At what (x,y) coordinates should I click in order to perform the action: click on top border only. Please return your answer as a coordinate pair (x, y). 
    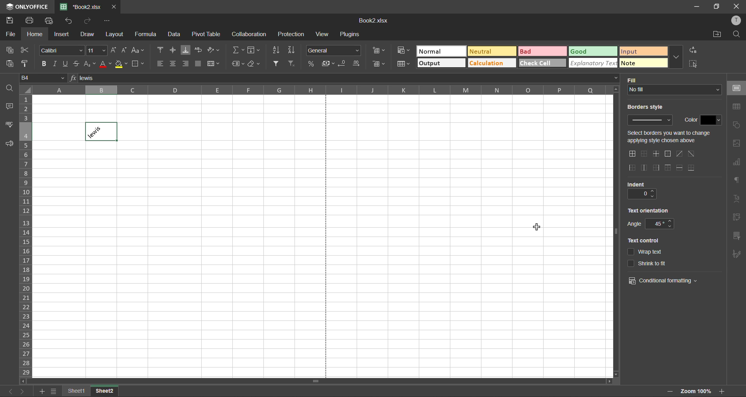
    Looking at the image, I should click on (669, 167).